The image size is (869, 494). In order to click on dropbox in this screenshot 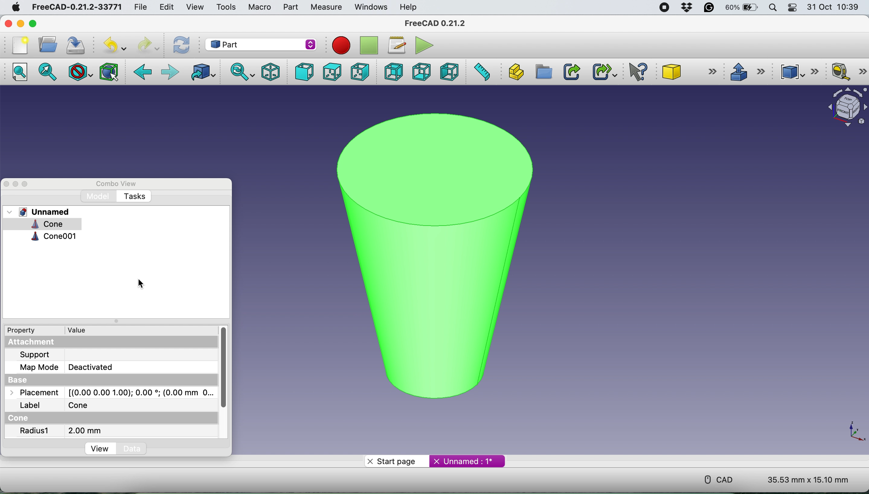, I will do `click(684, 8)`.